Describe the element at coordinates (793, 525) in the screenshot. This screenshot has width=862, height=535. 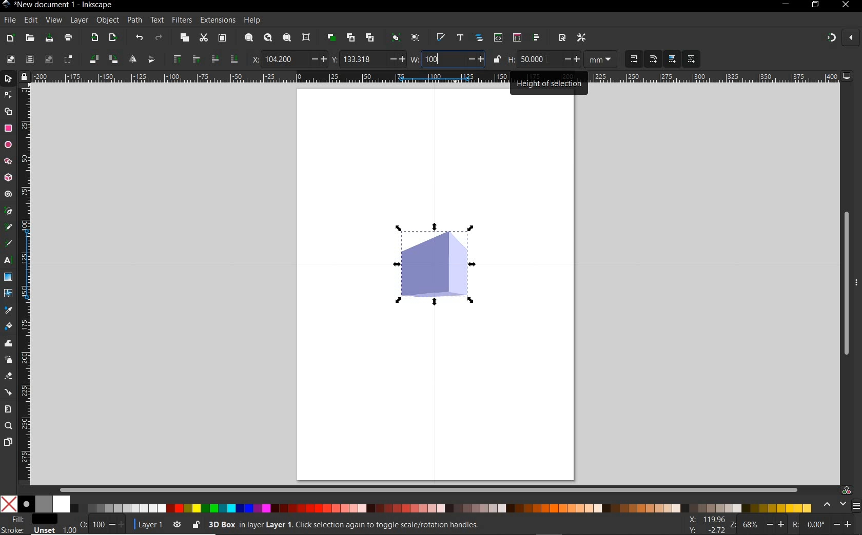
I see `rotation` at that location.